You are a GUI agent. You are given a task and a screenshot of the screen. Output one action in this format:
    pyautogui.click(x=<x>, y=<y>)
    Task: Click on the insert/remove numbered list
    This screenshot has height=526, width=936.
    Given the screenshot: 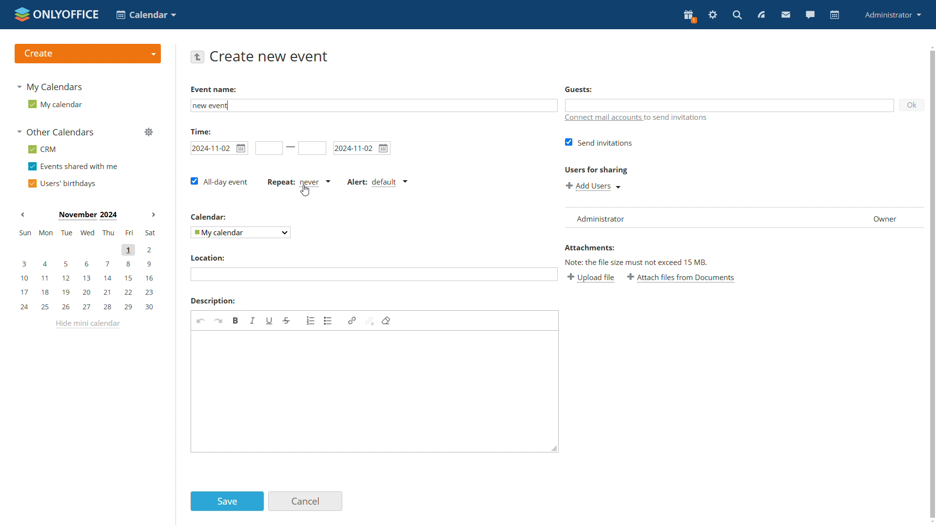 What is the action you would take?
    pyautogui.click(x=311, y=319)
    